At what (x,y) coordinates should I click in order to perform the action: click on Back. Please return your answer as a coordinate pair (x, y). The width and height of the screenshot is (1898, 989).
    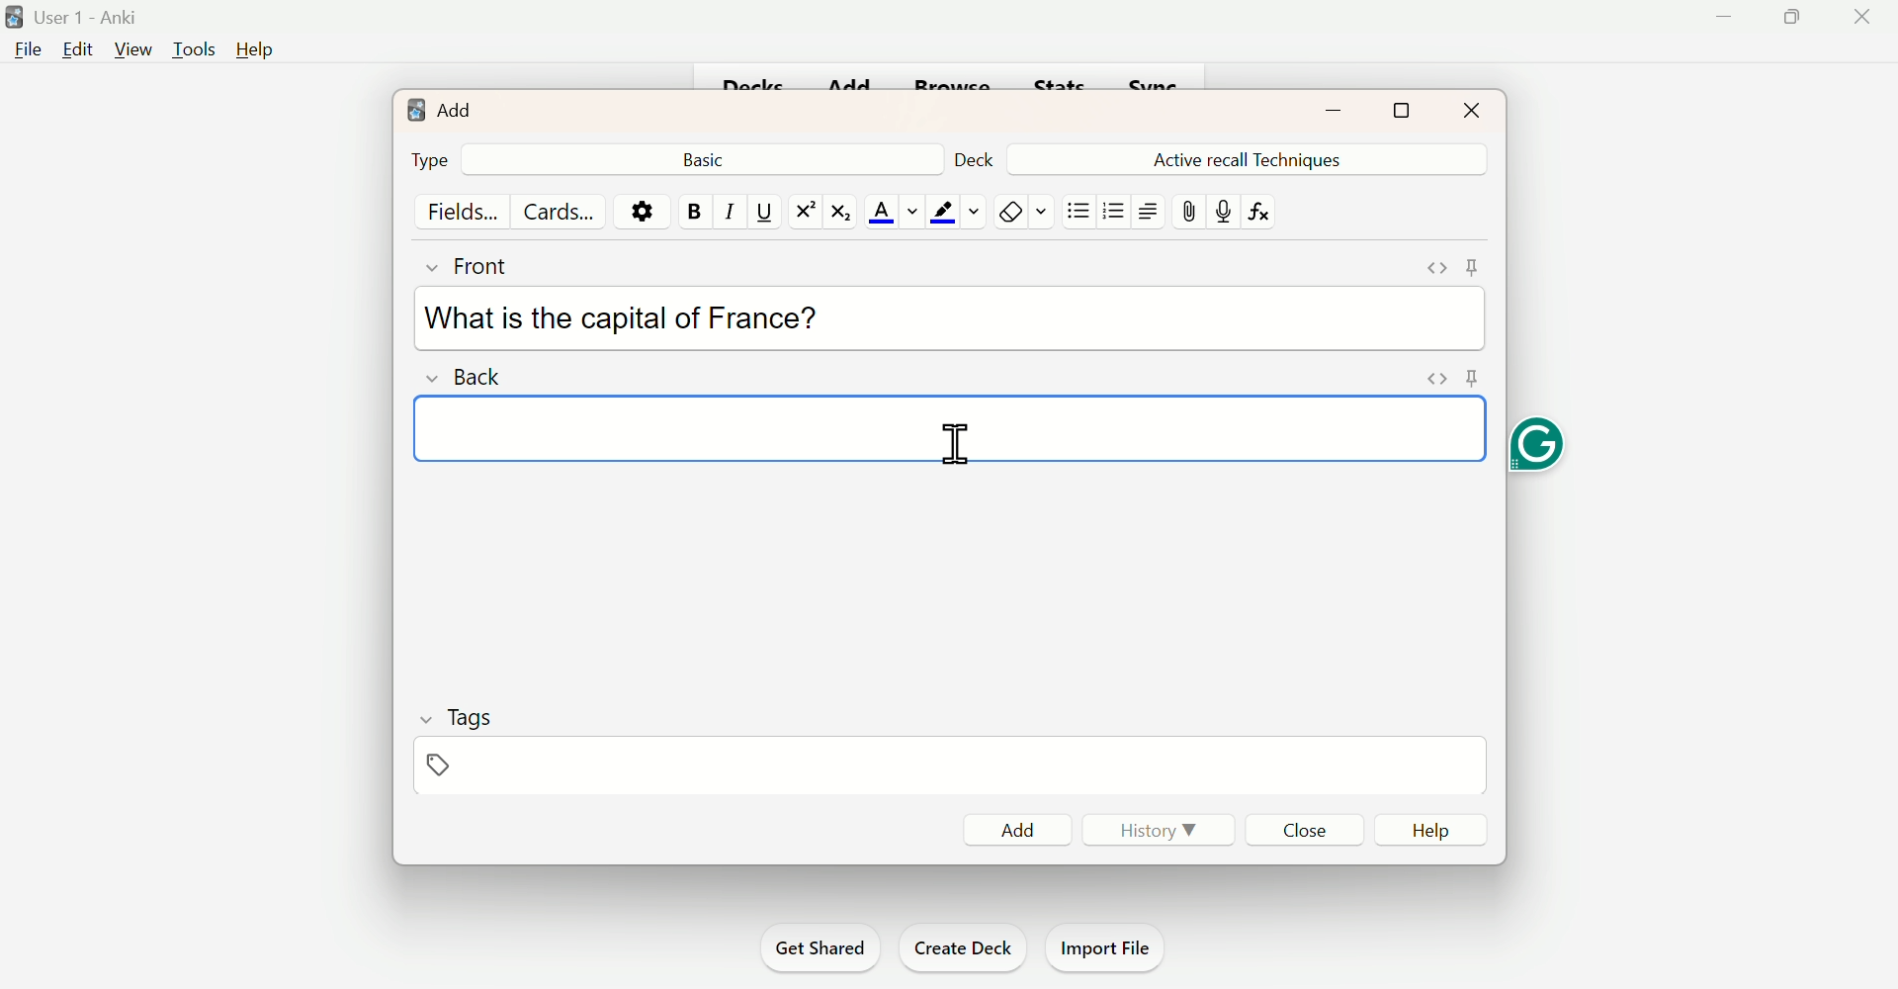
    Looking at the image, I should click on (469, 376).